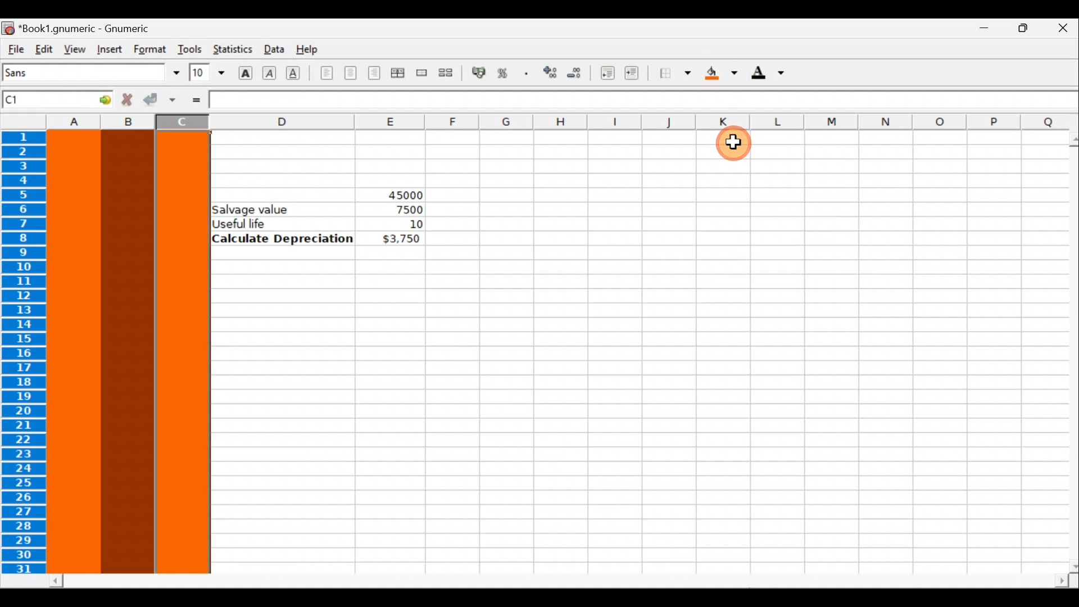 The height and width of the screenshot is (607, 1079). Describe the element at coordinates (257, 209) in the screenshot. I see `Salvage value` at that location.